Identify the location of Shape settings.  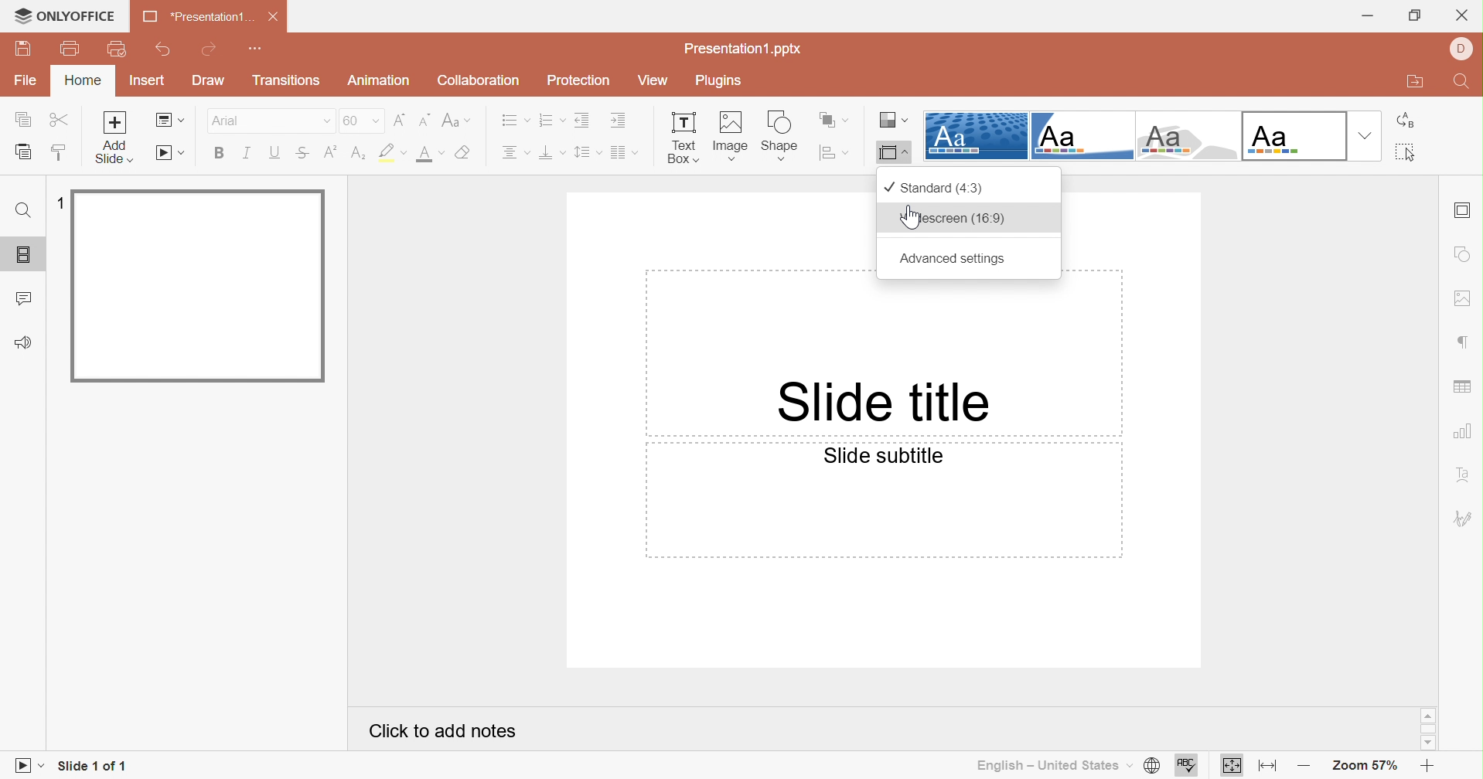
(1465, 255).